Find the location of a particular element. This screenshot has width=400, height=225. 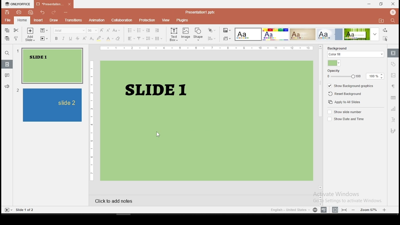

fit to width is located at coordinates (344, 209).